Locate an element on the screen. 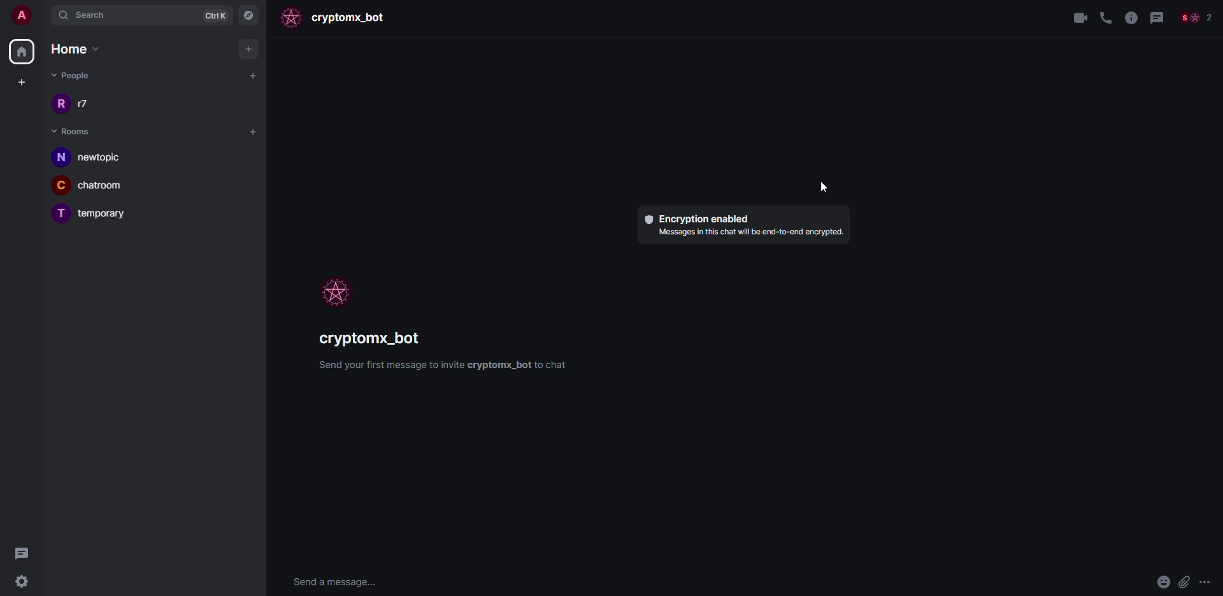  bot is located at coordinates (336, 18).